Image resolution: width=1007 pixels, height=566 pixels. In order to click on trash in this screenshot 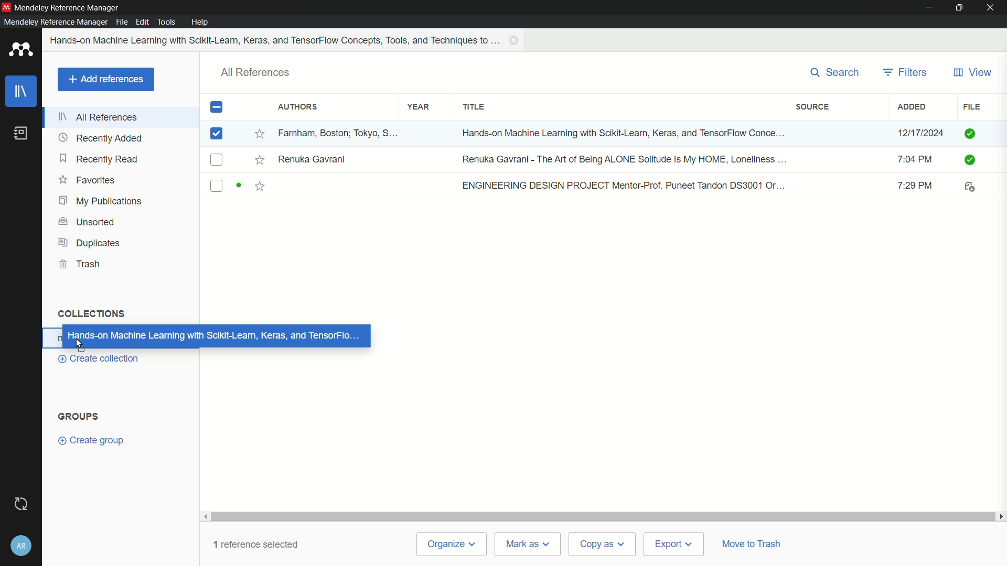, I will do `click(81, 265)`.